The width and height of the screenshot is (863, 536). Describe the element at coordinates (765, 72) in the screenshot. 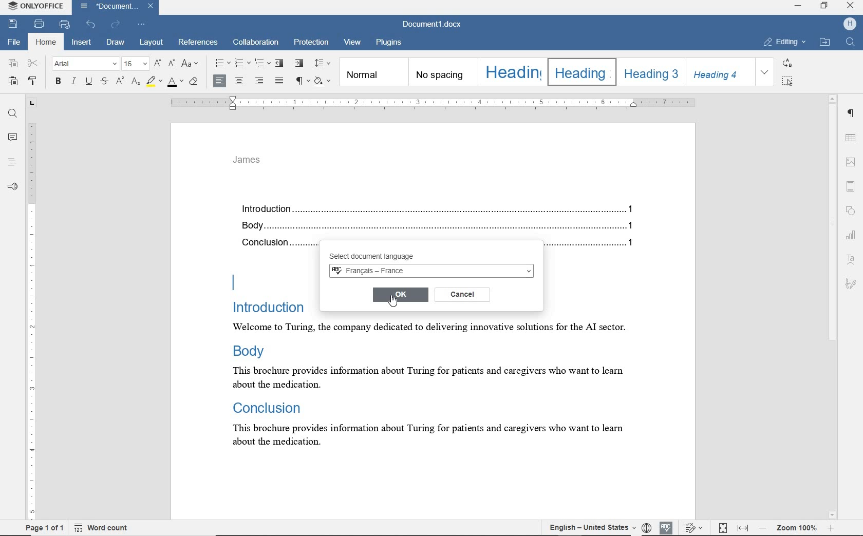

I see `EXPAND` at that location.